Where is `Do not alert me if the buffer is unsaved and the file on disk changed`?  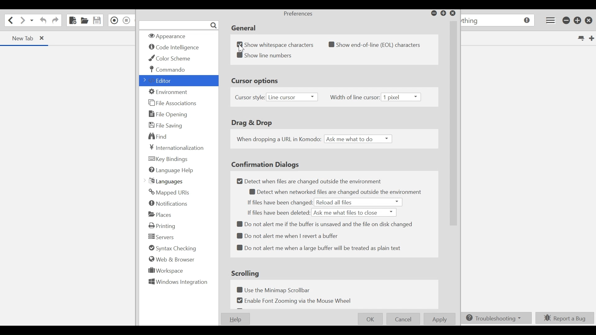 Do not alert me if the buffer is unsaved and the file on disk changed is located at coordinates (327, 224).